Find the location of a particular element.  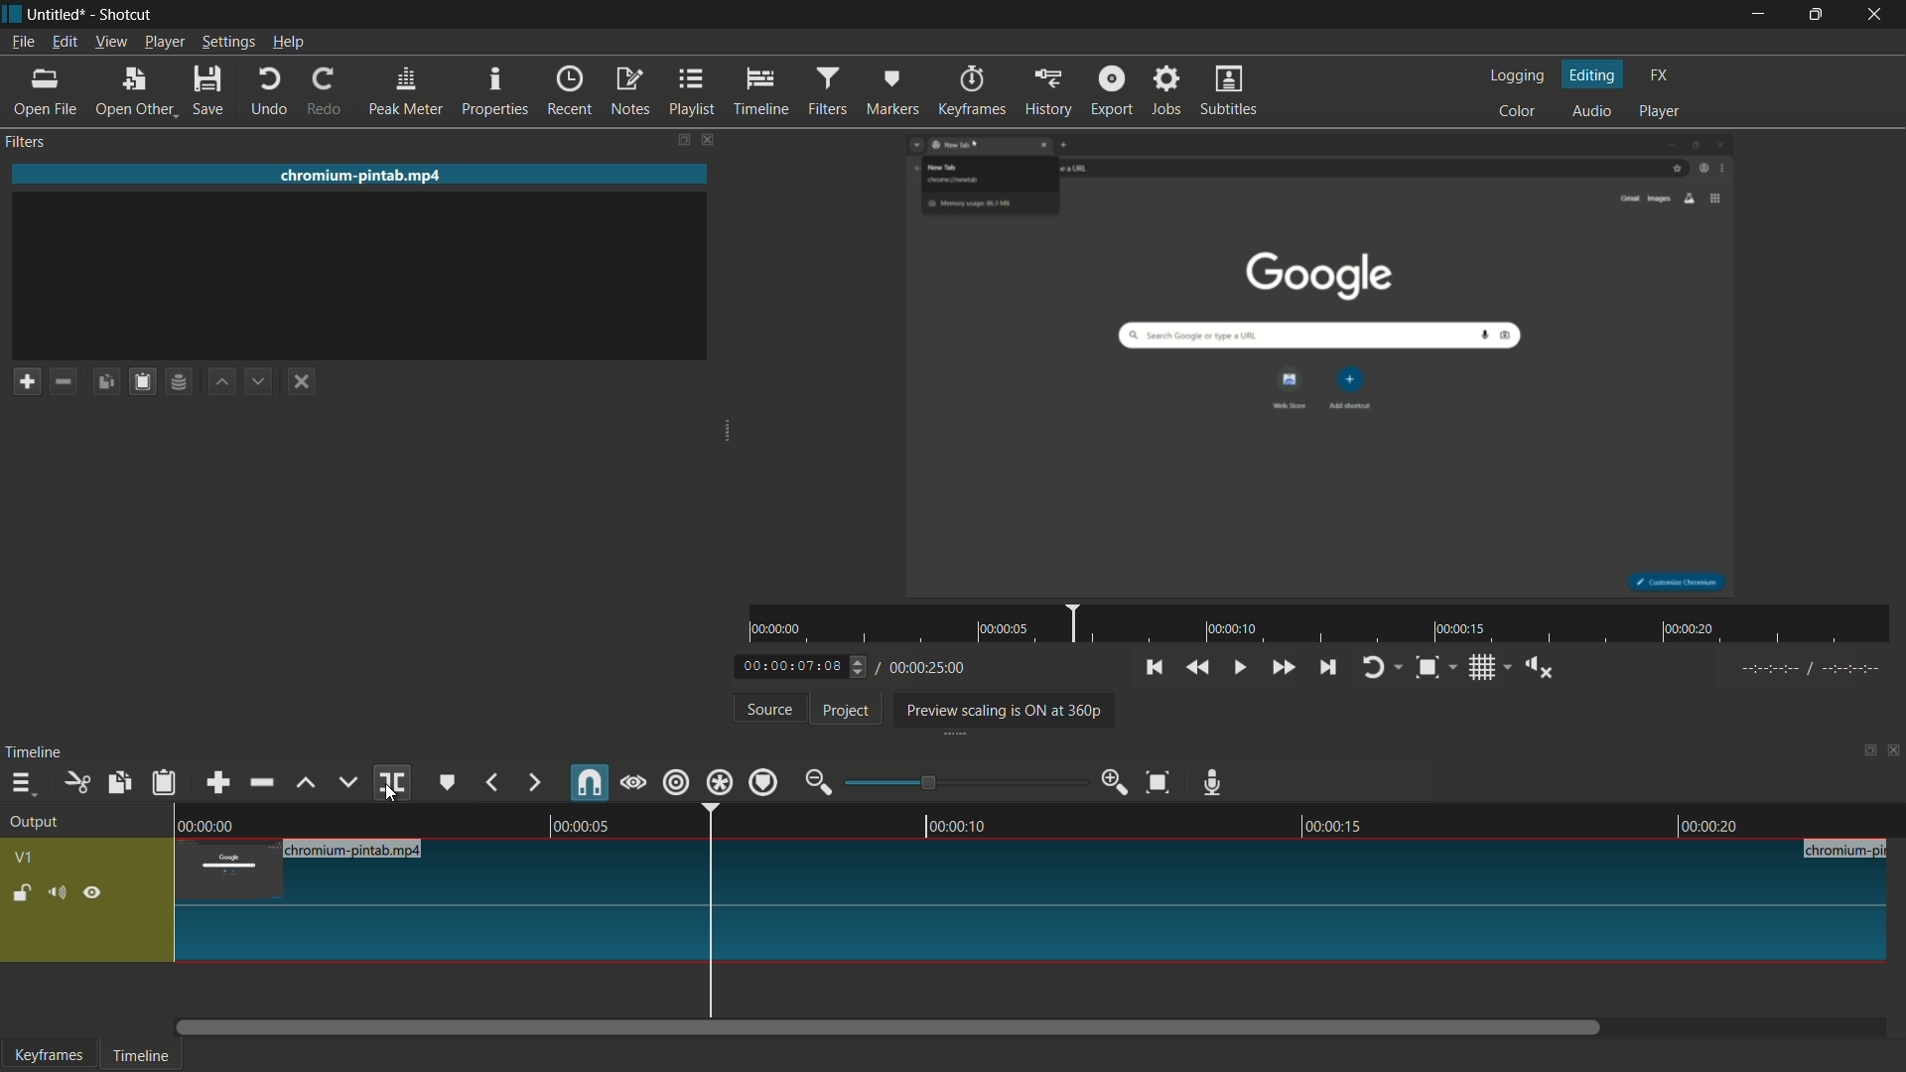

color is located at coordinates (1520, 110).